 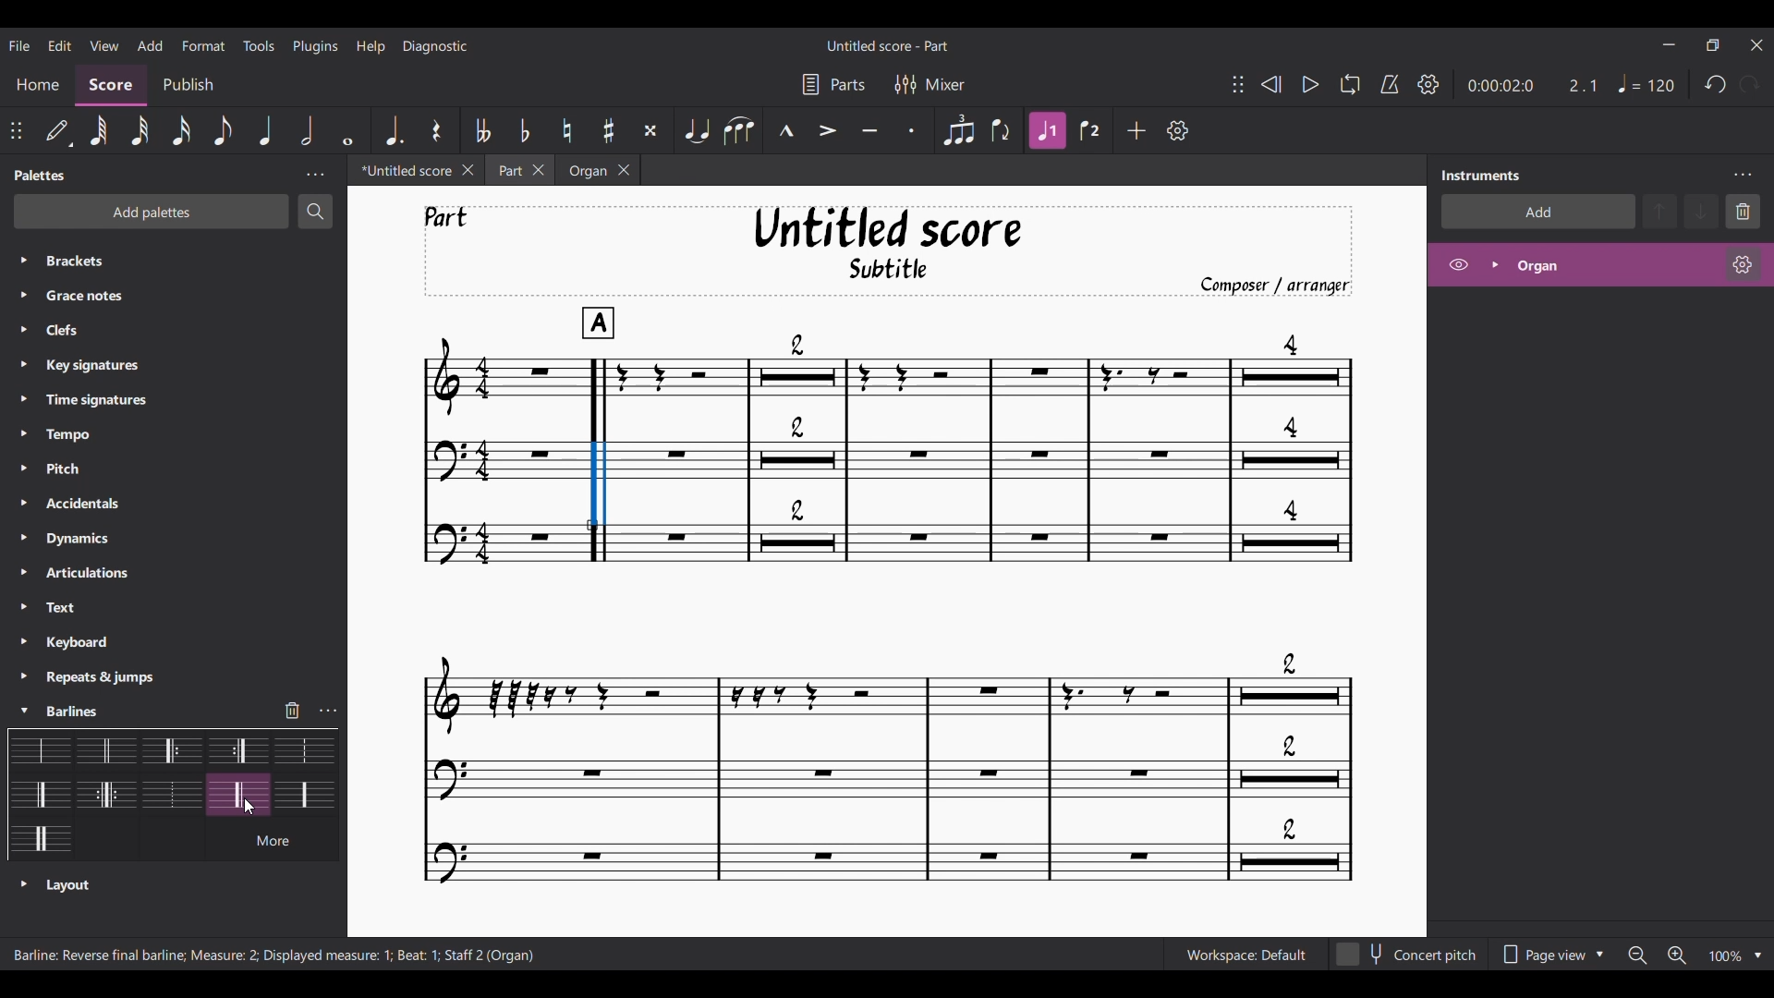 What do you see at coordinates (1136, 130) in the screenshot?
I see `Add` at bounding box center [1136, 130].